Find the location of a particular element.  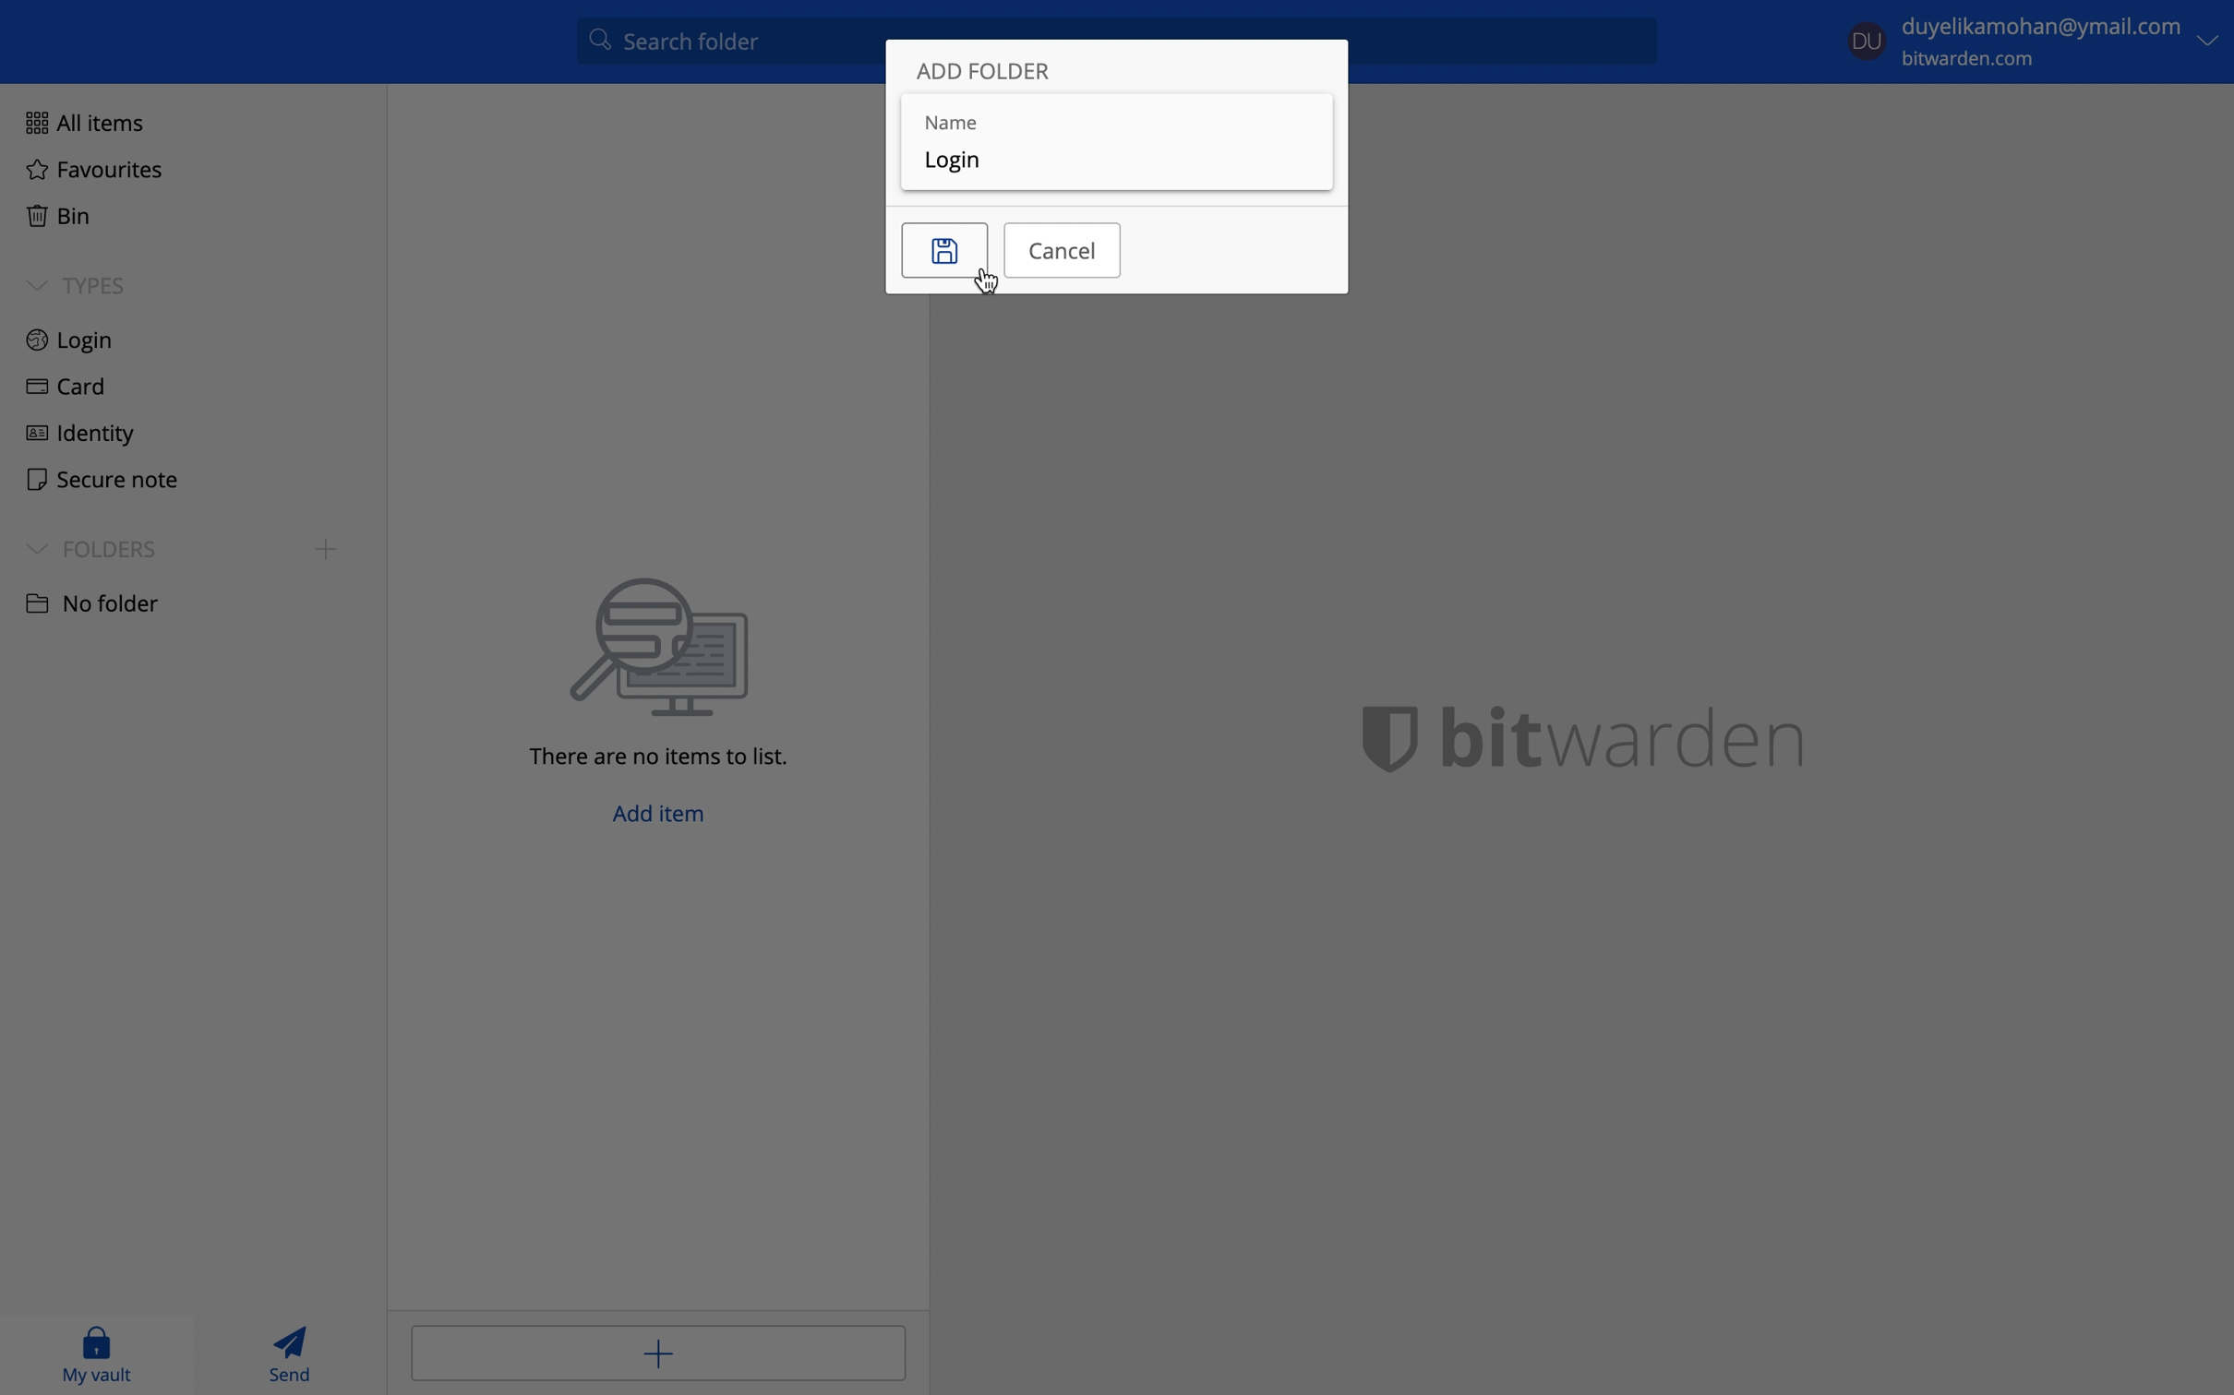

identity is located at coordinates (80, 431).